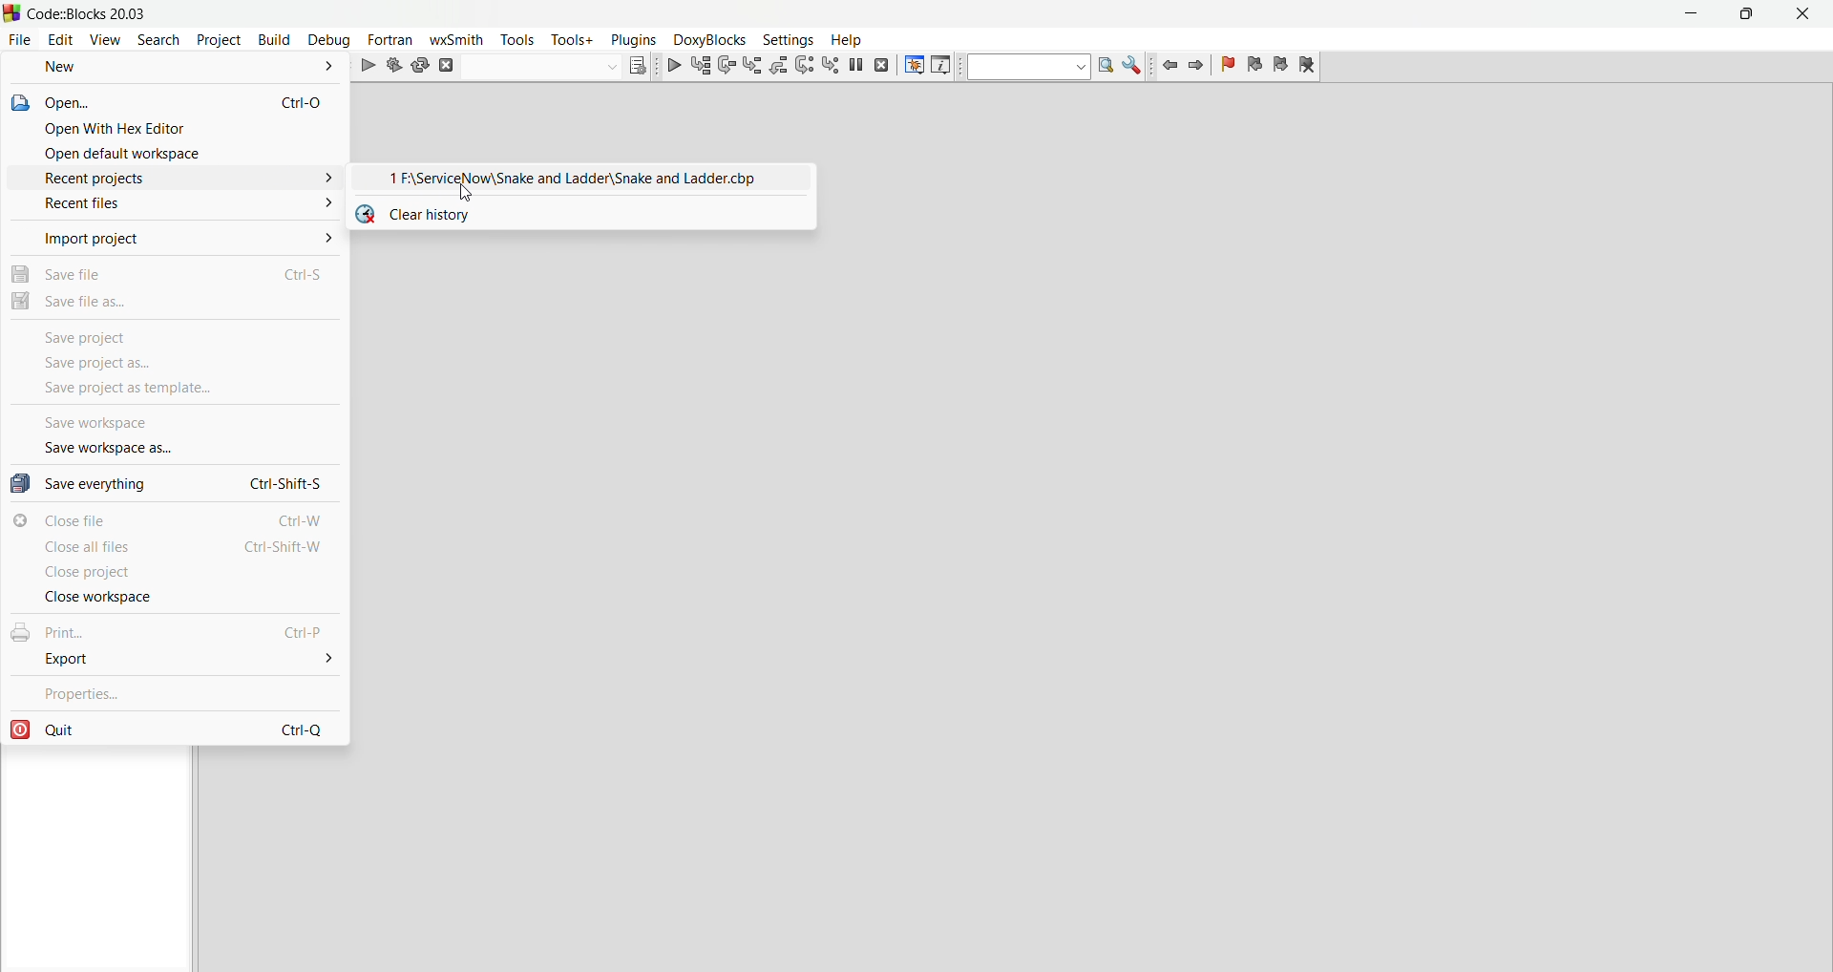 The height and width of the screenshot is (972, 1833). I want to click on fortran, so click(392, 39).